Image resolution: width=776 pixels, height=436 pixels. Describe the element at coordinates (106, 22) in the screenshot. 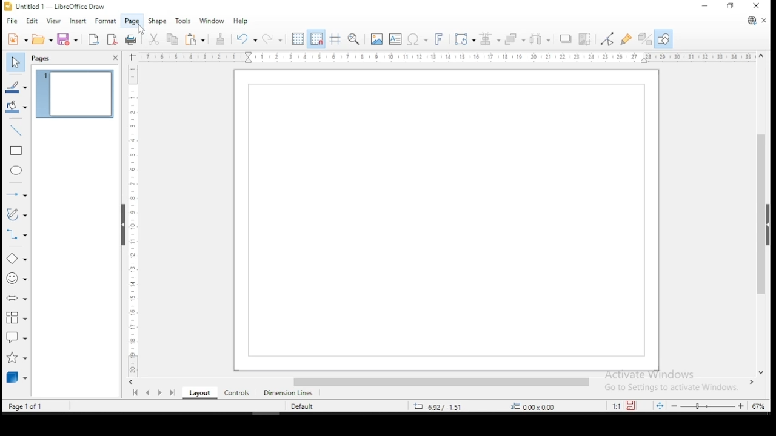

I see `format` at that location.